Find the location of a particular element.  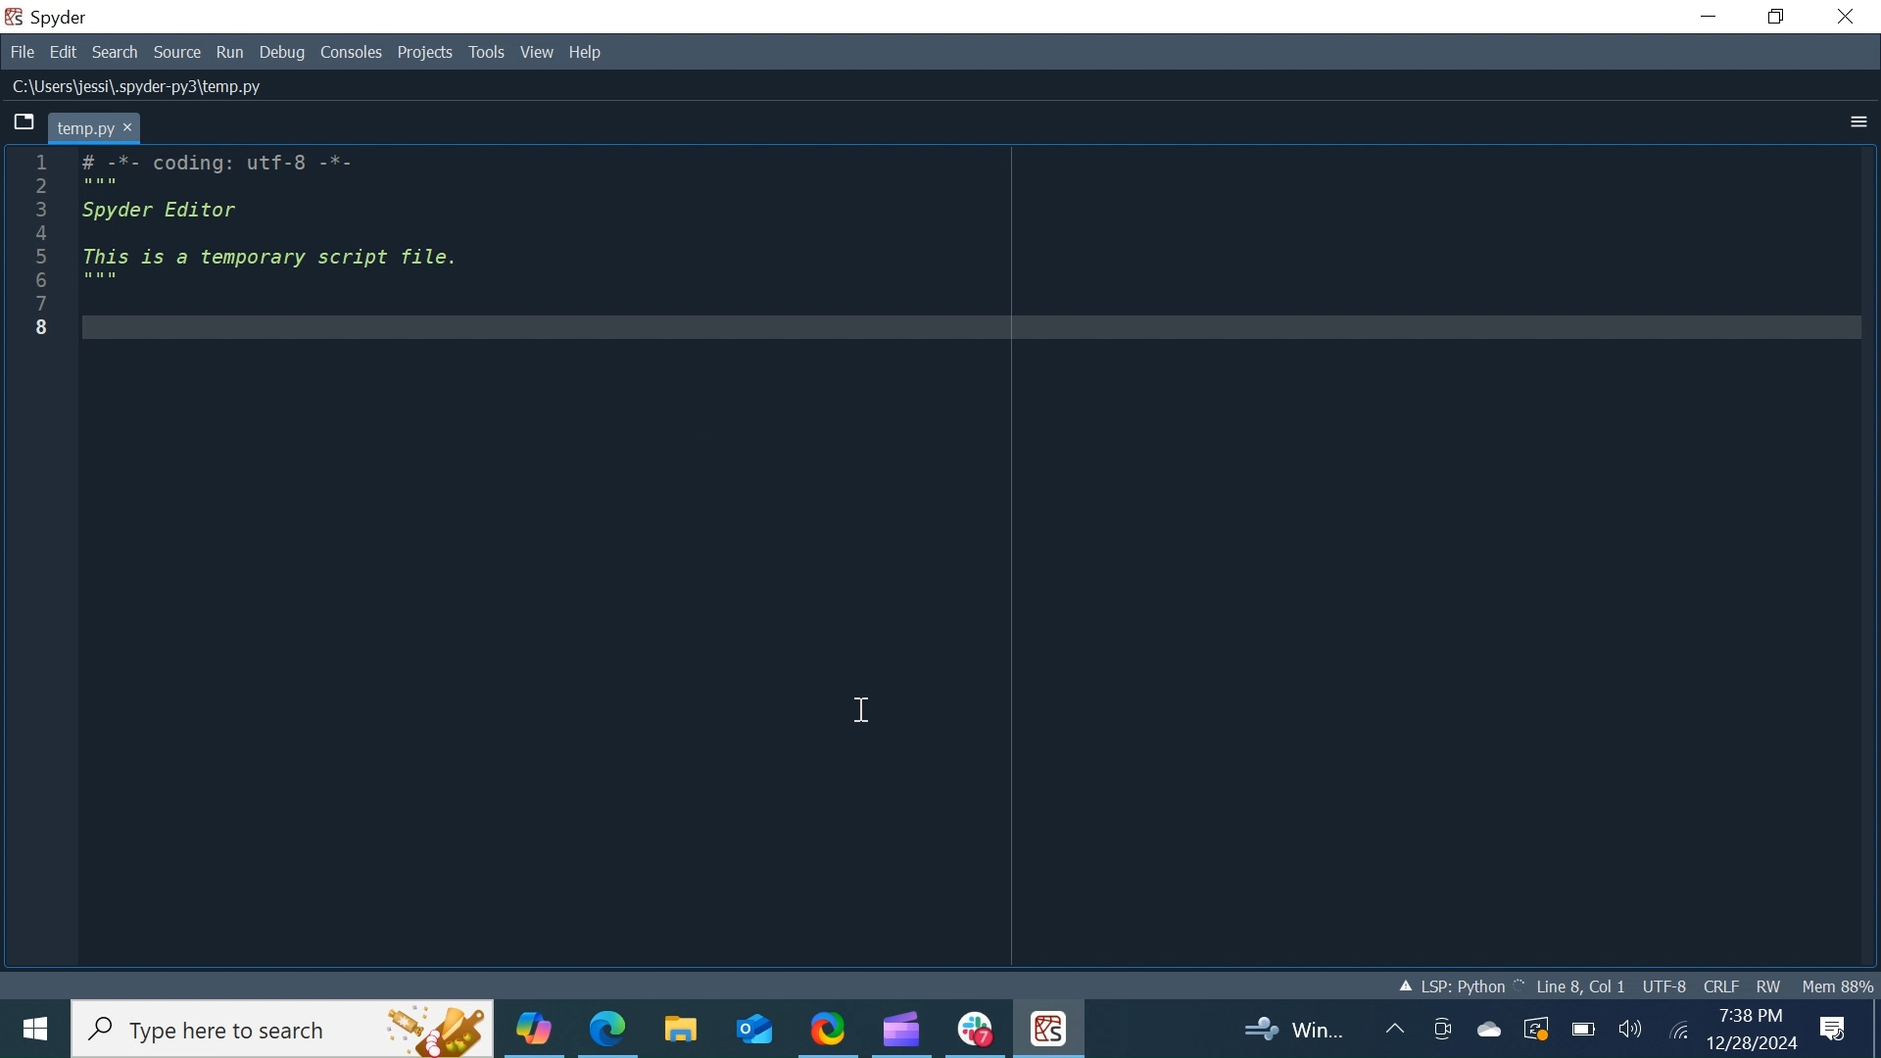

More Options is located at coordinates (1857, 121).